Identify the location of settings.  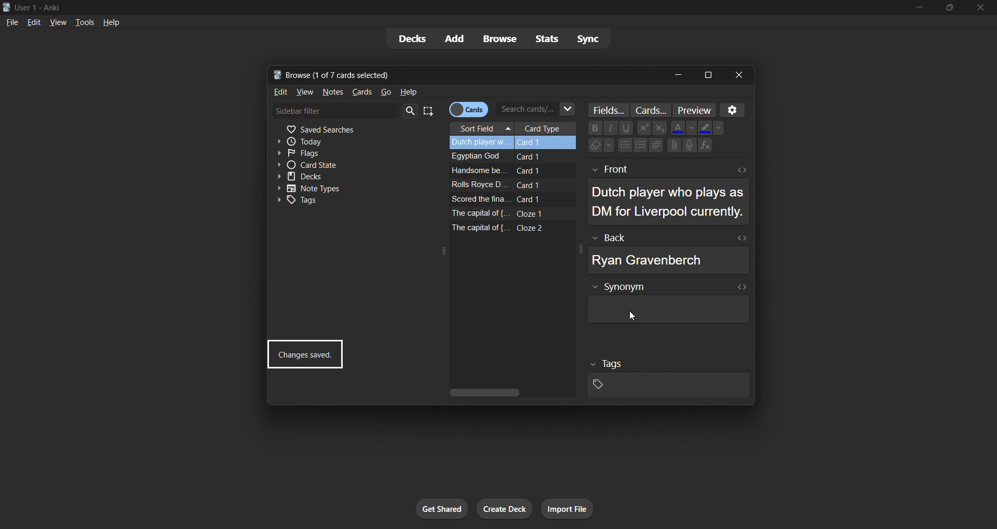
(733, 111).